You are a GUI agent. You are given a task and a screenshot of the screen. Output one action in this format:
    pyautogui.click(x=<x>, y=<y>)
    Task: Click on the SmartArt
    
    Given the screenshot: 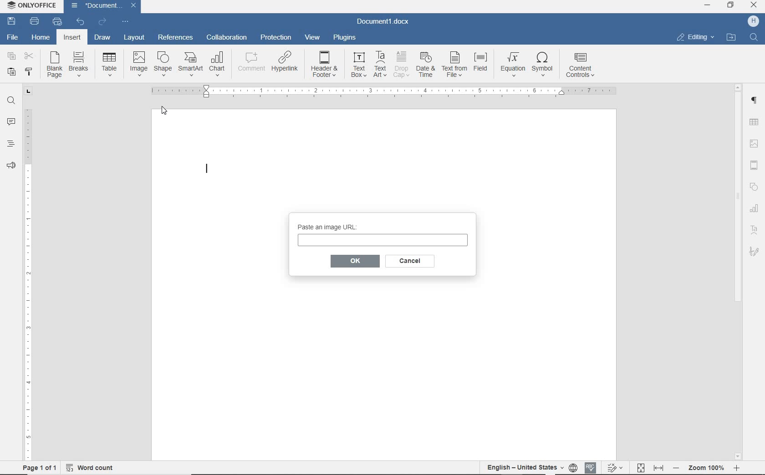 What is the action you would take?
    pyautogui.click(x=190, y=65)
    